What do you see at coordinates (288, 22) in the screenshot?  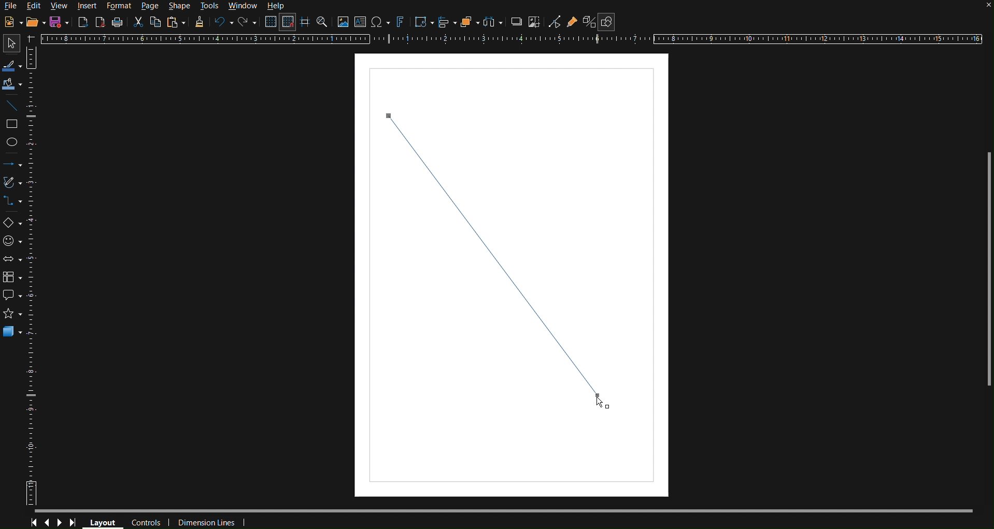 I see `Snap to Grid` at bounding box center [288, 22].